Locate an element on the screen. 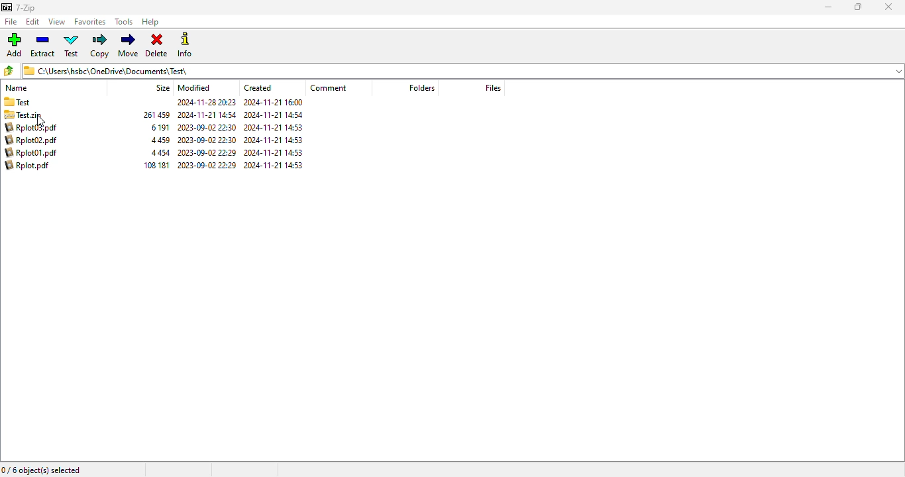 The width and height of the screenshot is (905, 477). created is located at coordinates (258, 87).